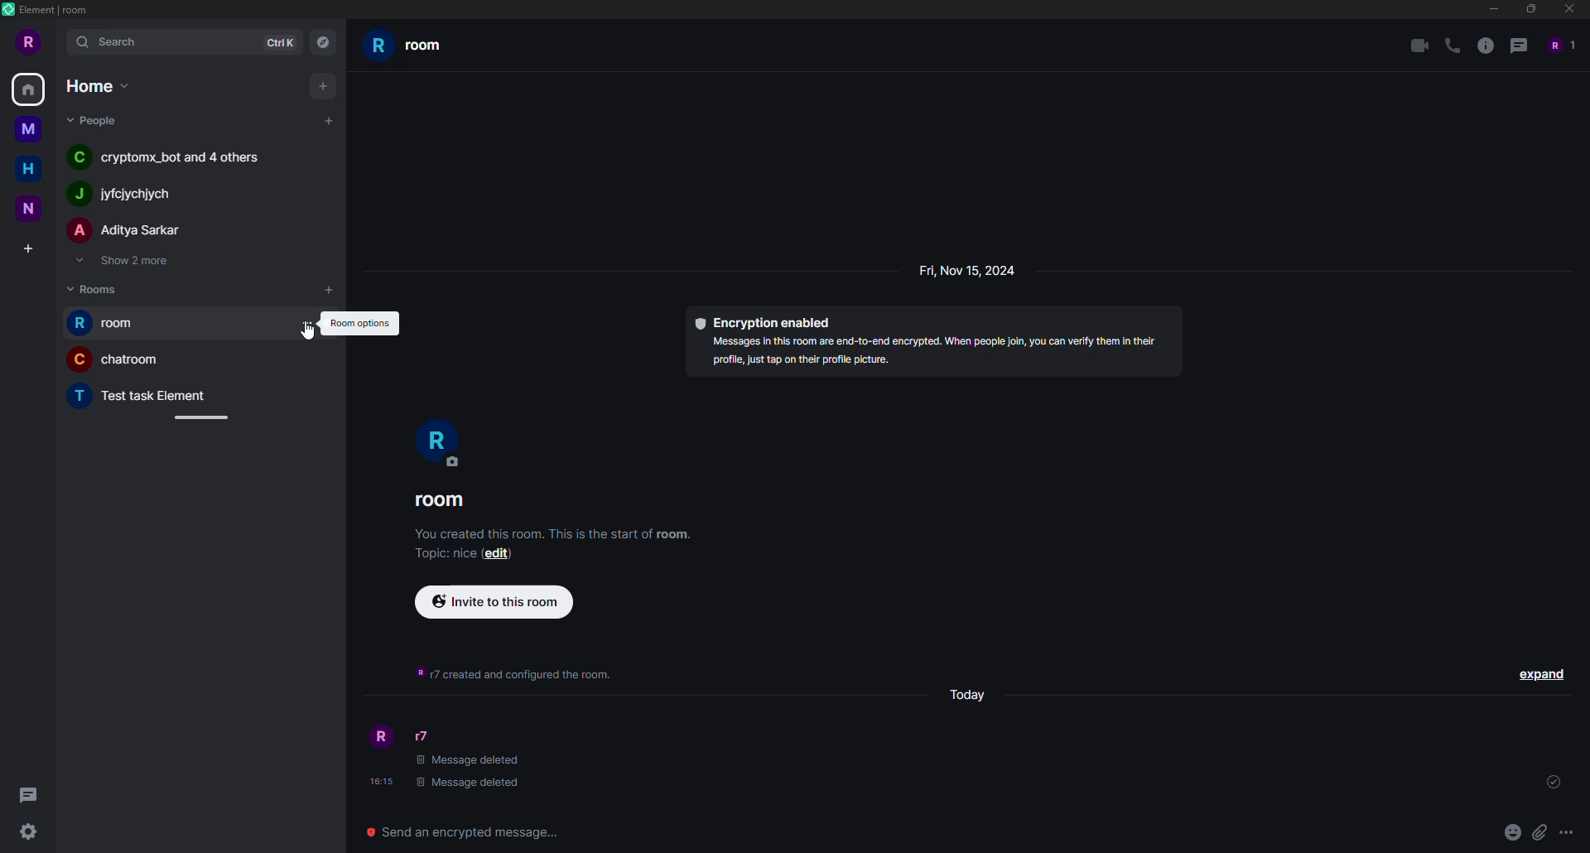  I want to click on emoji, so click(1511, 831).